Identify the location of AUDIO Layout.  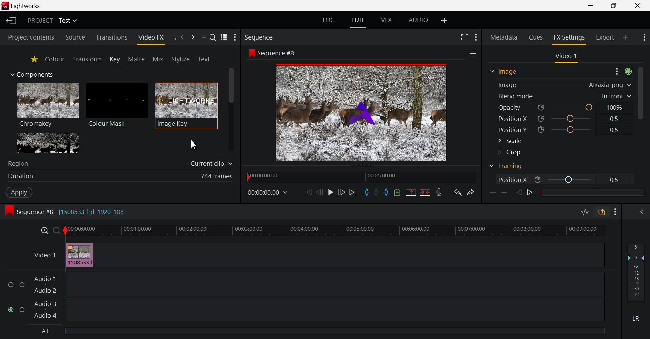
(418, 19).